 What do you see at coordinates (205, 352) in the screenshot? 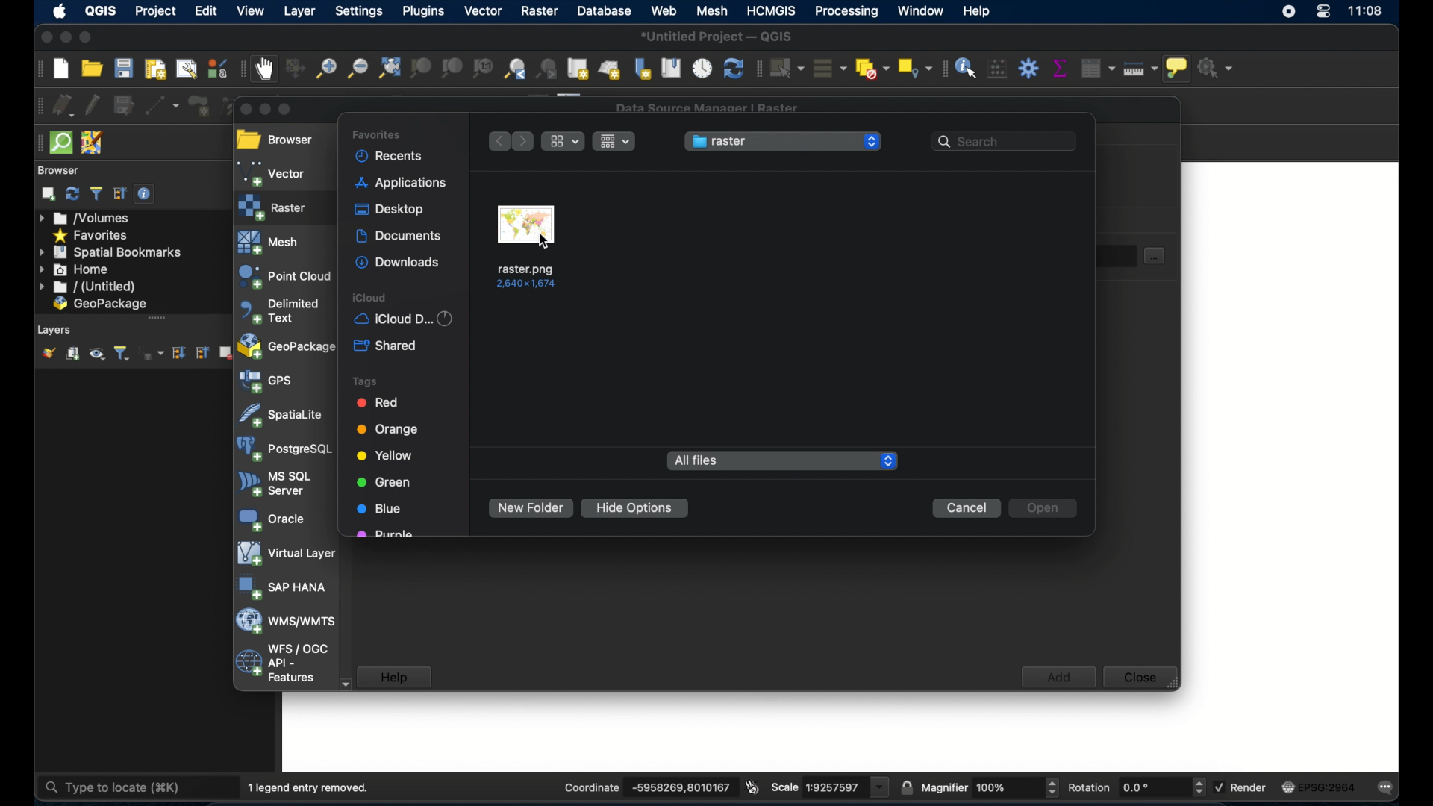
I see `collapse all` at bounding box center [205, 352].